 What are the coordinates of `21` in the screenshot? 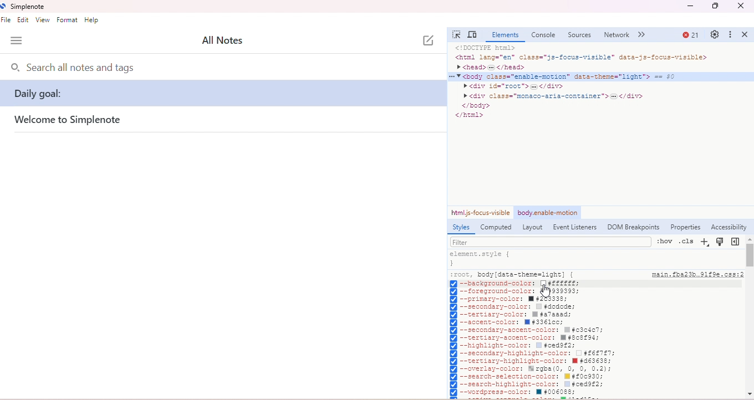 It's located at (690, 35).